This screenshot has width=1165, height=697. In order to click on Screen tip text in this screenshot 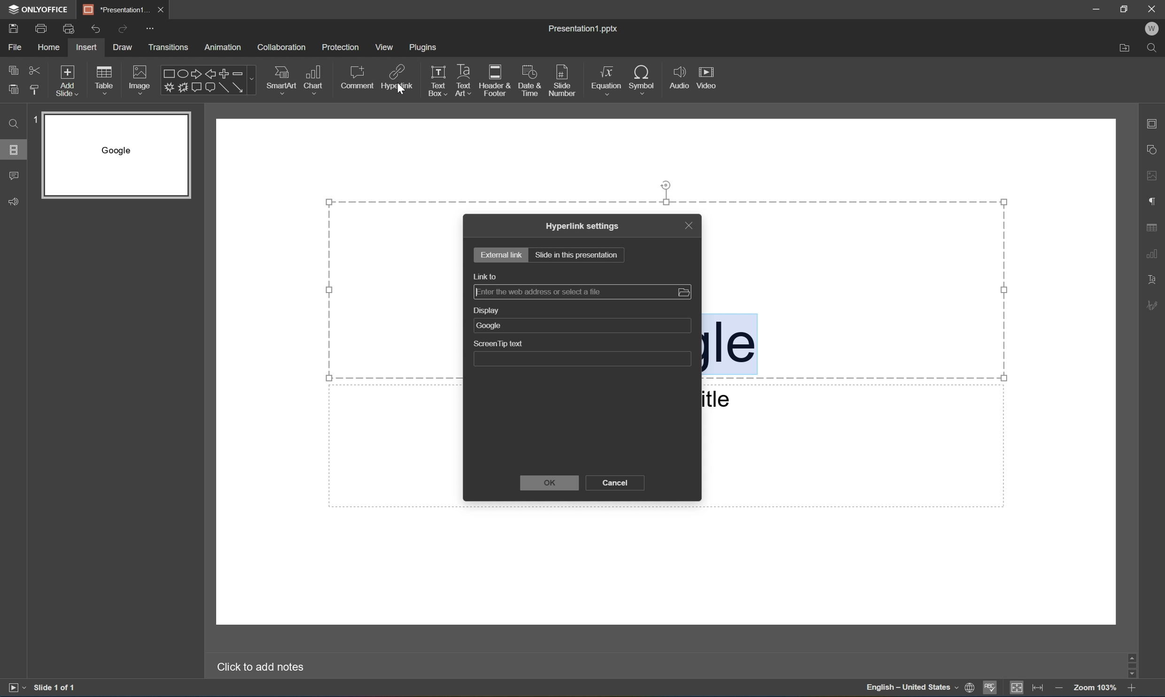, I will do `click(582, 353)`.